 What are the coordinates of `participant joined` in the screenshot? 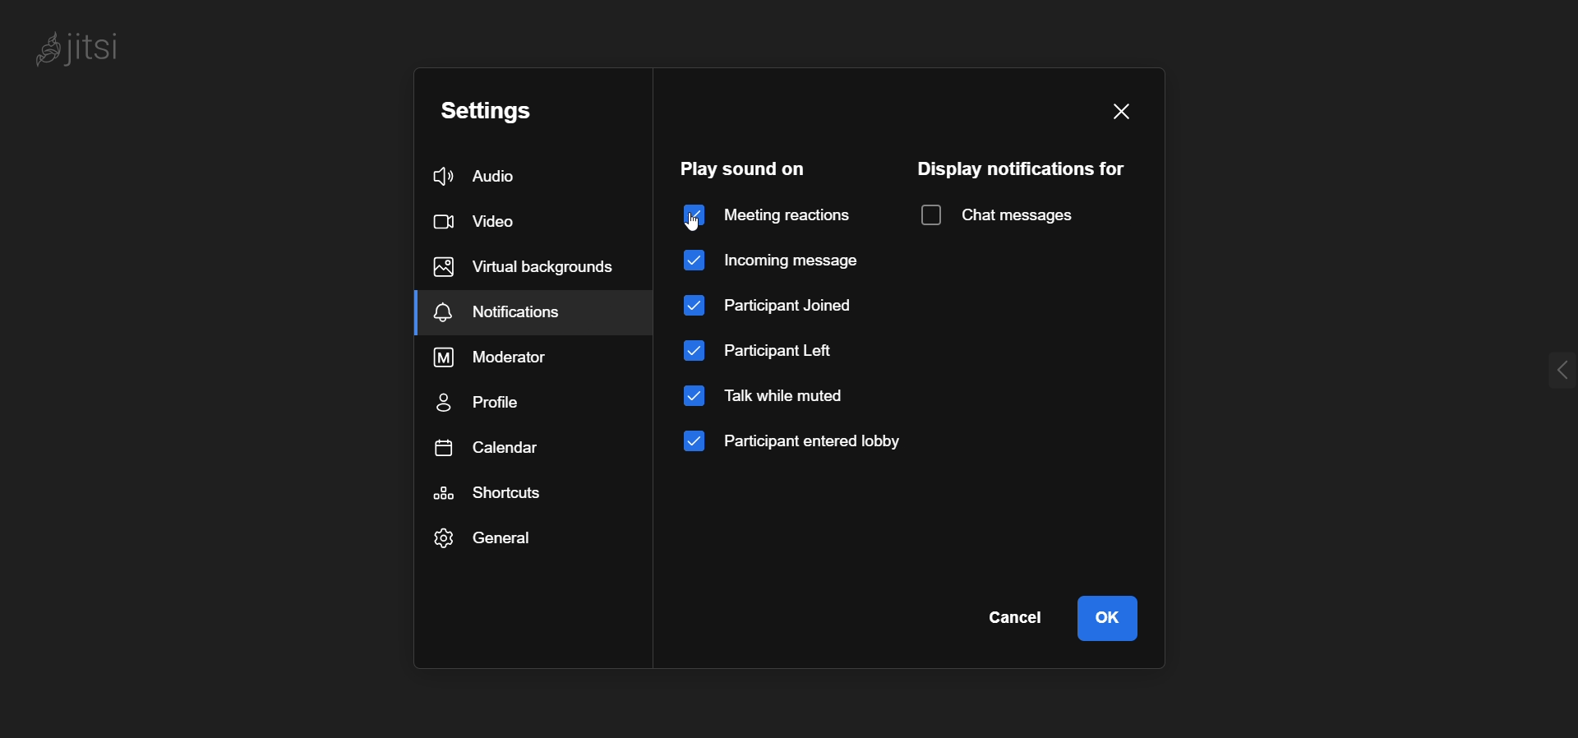 It's located at (771, 308).